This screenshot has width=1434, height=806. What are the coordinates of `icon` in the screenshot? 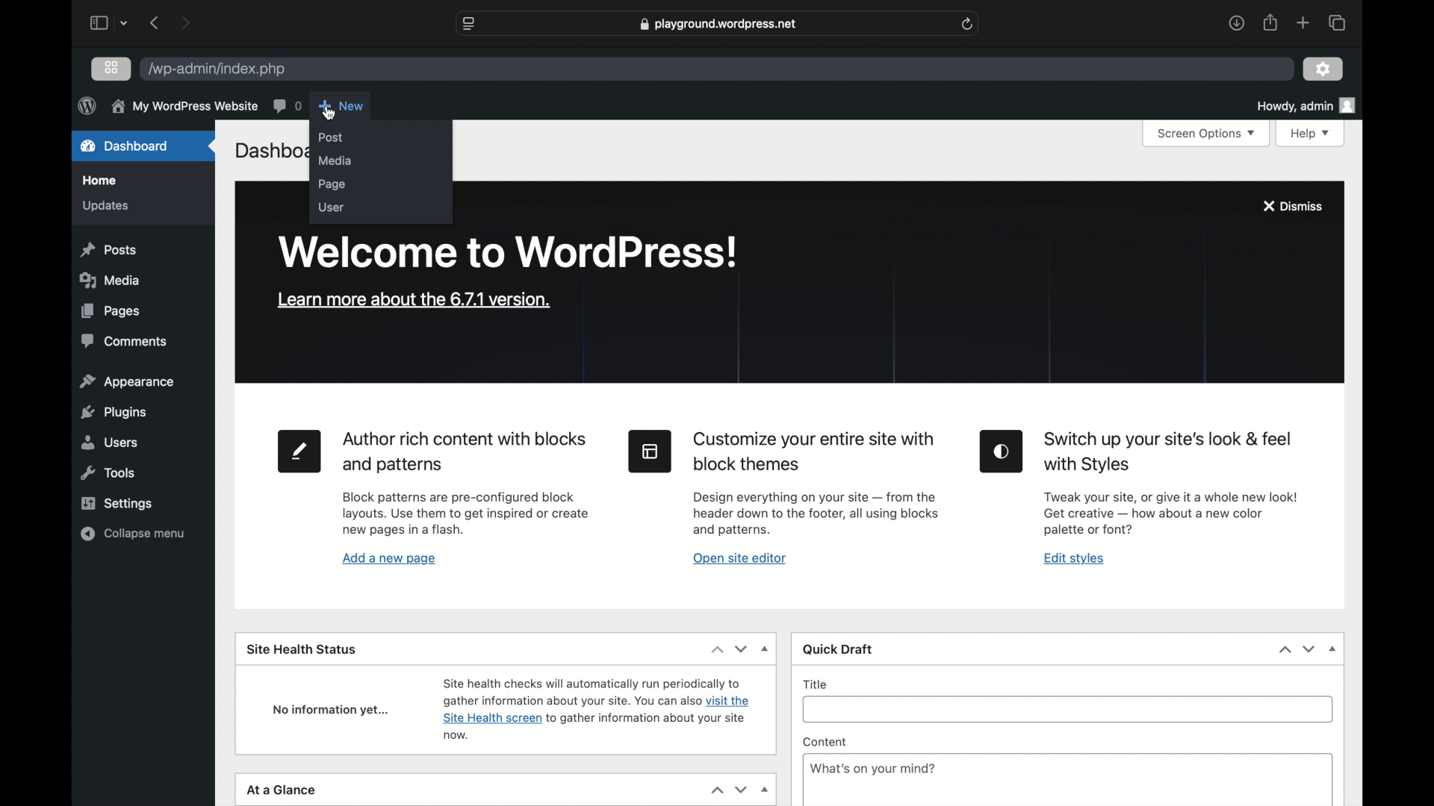 It's located at (1002, 452).